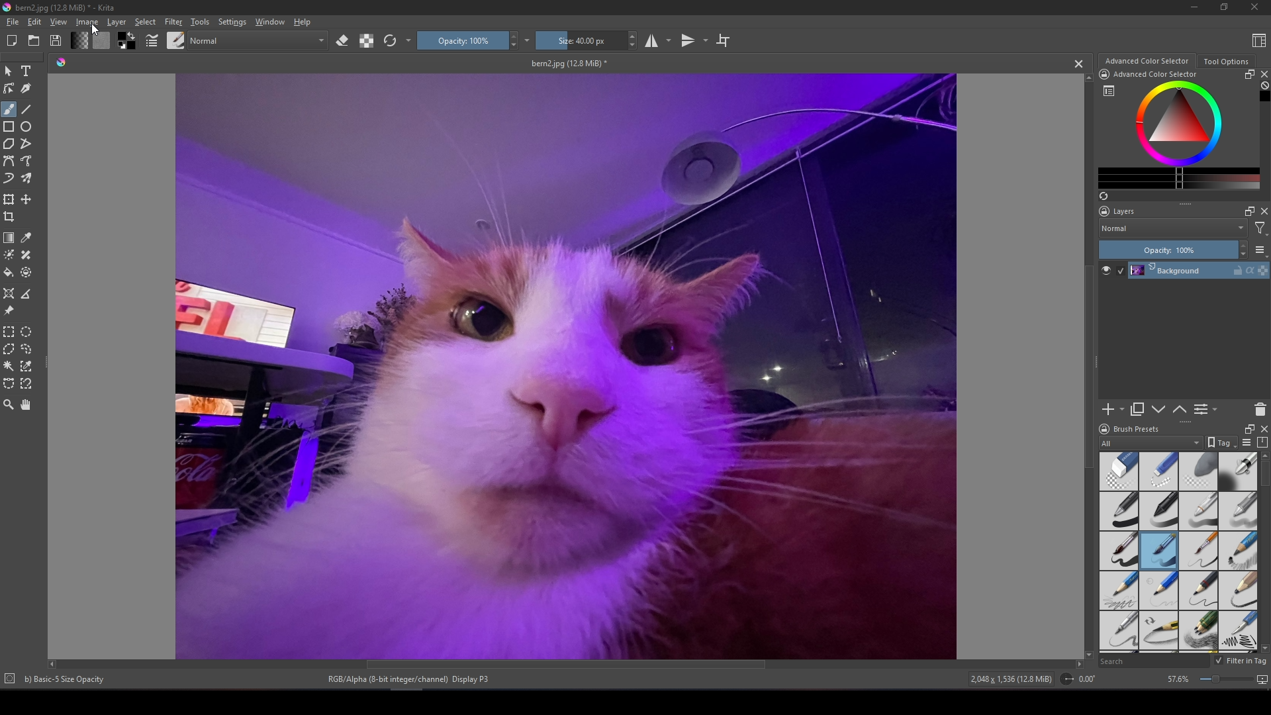 Image resolution: width=1271 pixels, height=715 pixels. Describe the element at coordinates (1185, 422) in the screenshot. I see `Layers interface slider` at that location.